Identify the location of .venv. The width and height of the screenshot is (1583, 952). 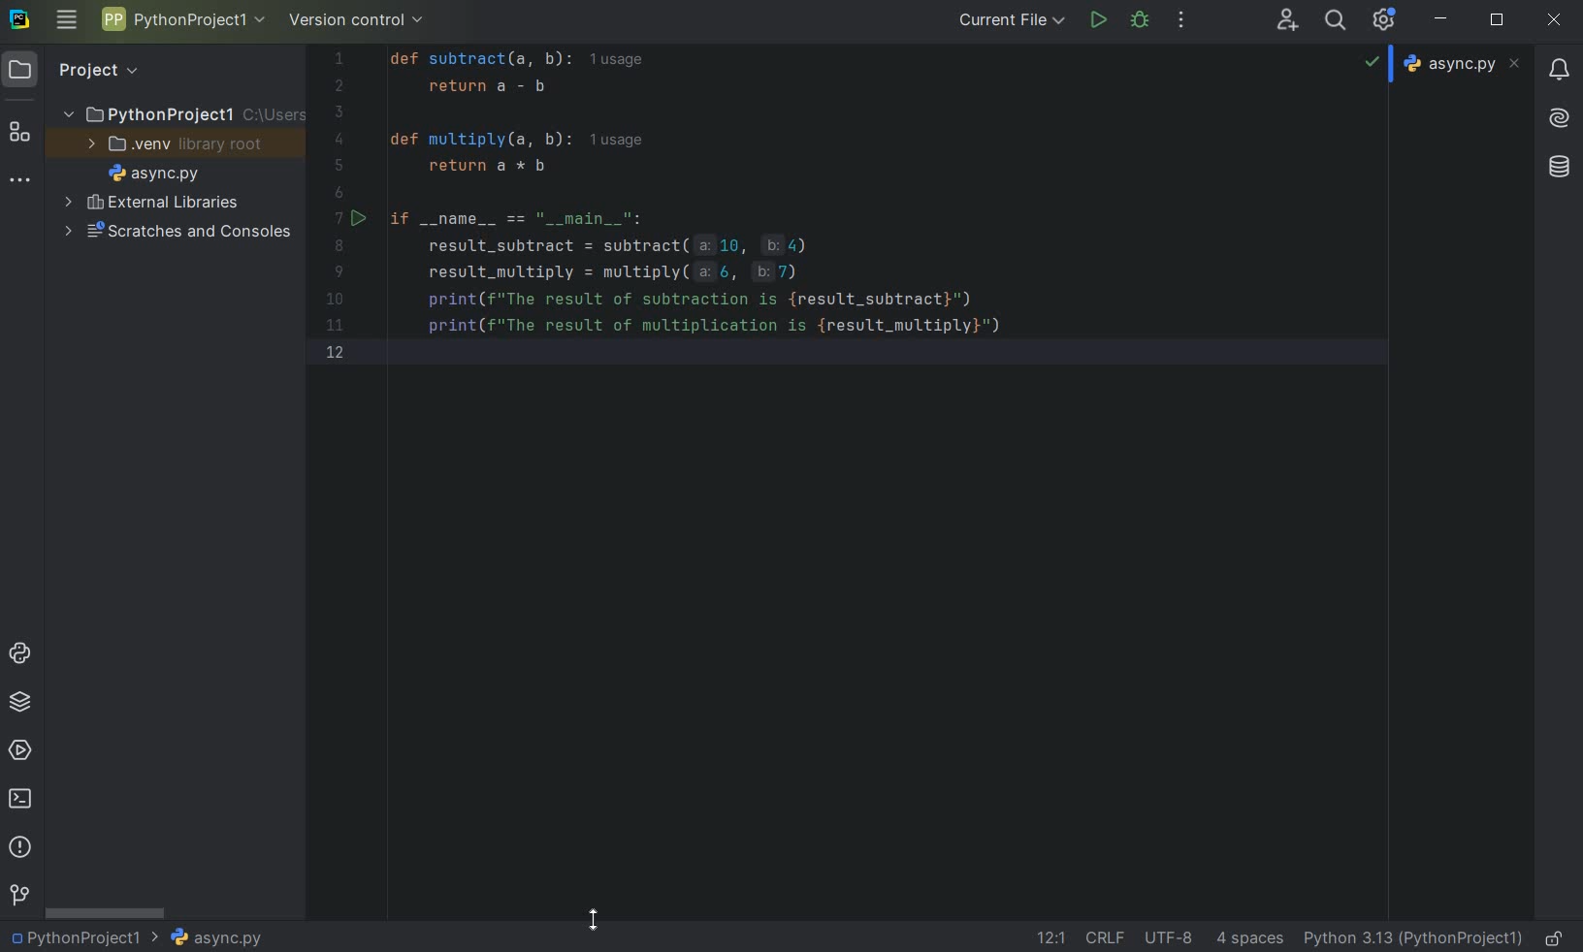
(176, 143).